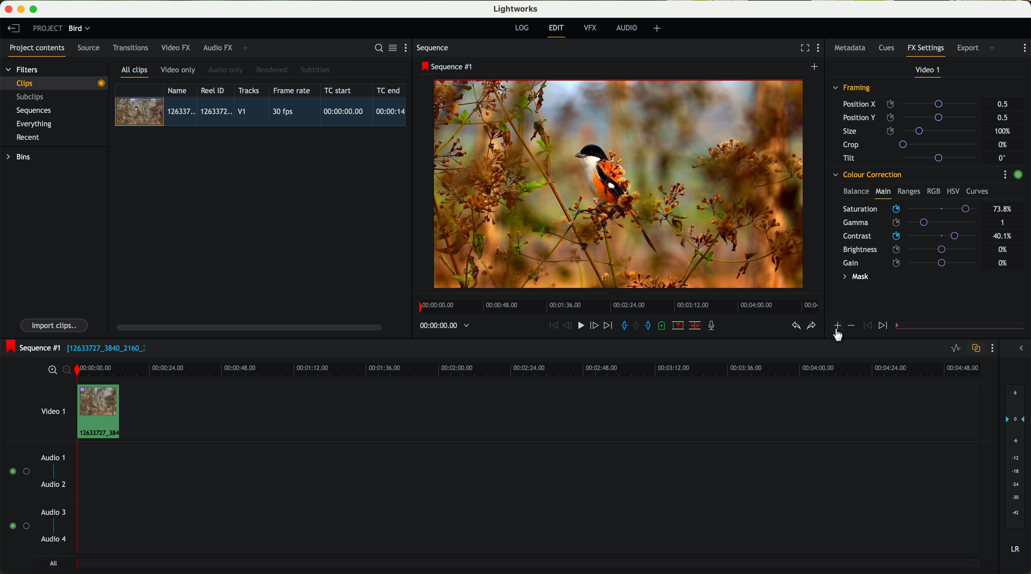 The height and width of the screenshot is (574, 1031). I want to click on Lightworks, so click(516, 8).